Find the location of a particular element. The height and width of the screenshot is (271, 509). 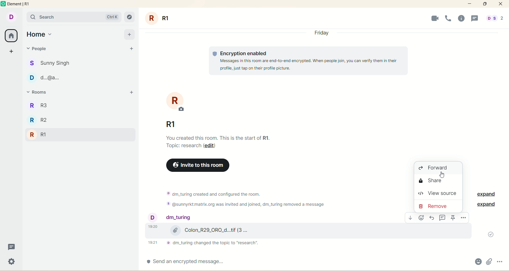

room is located at coordinates (179, 102).